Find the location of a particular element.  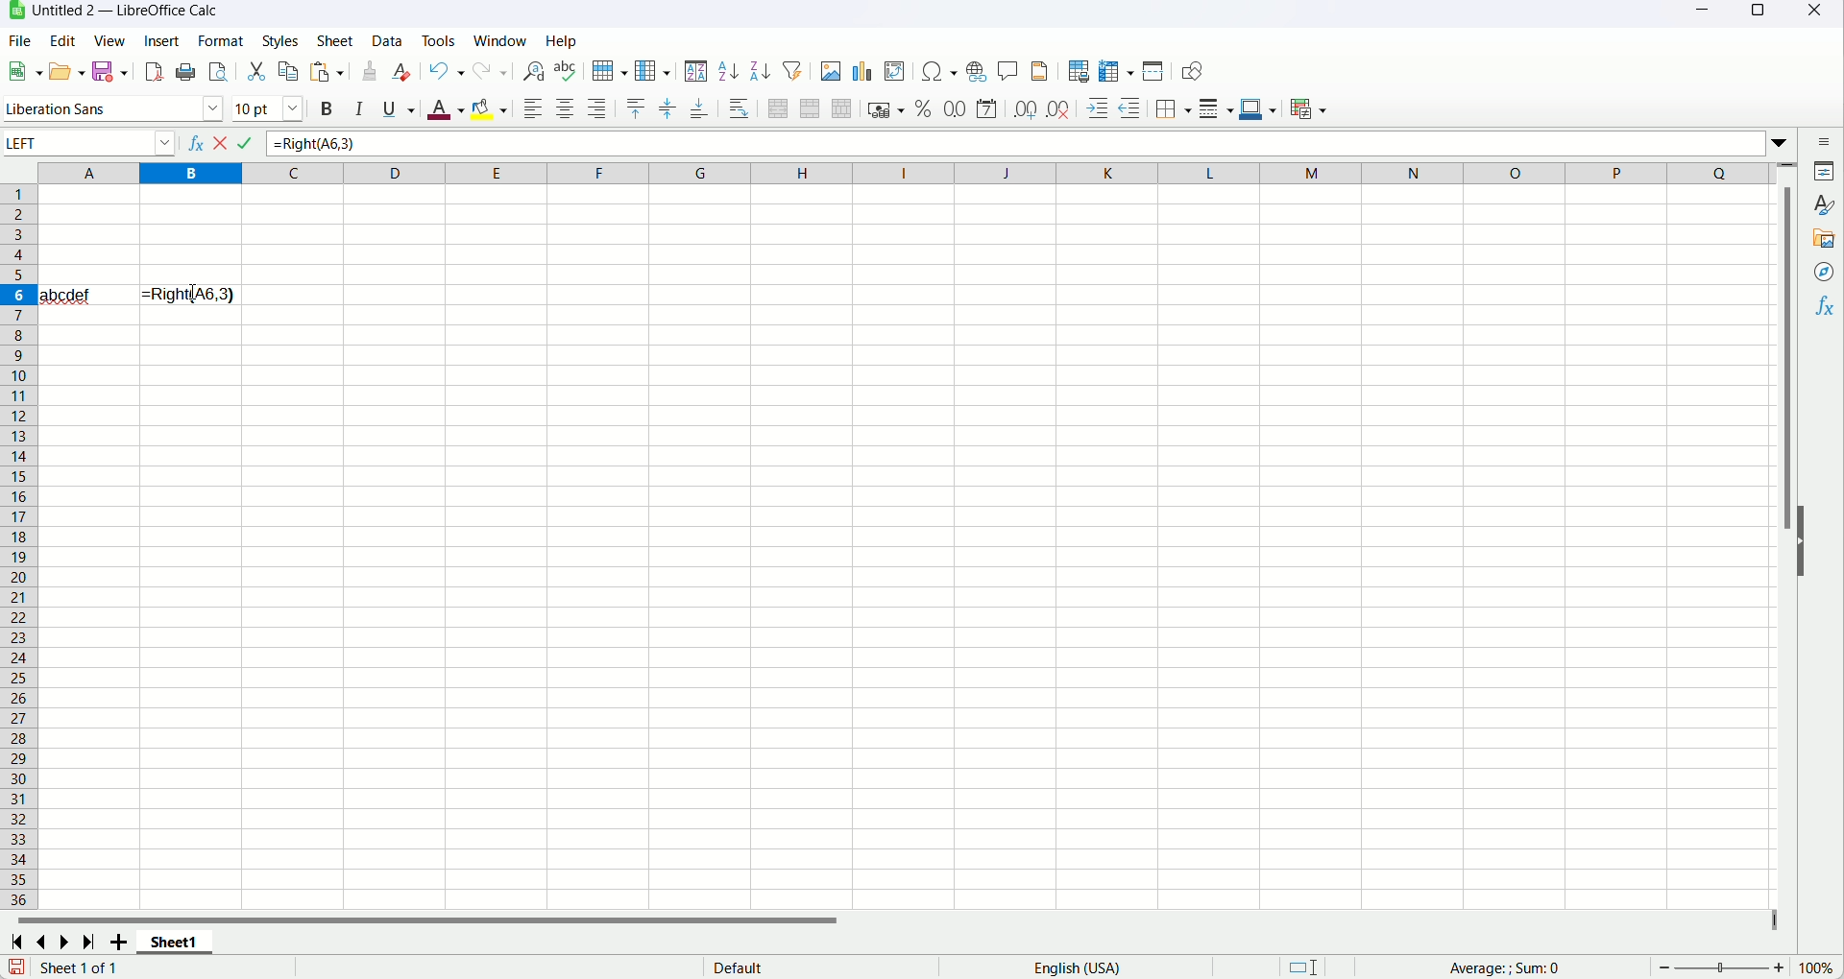

align bottom is located at coordinates (699, 109).